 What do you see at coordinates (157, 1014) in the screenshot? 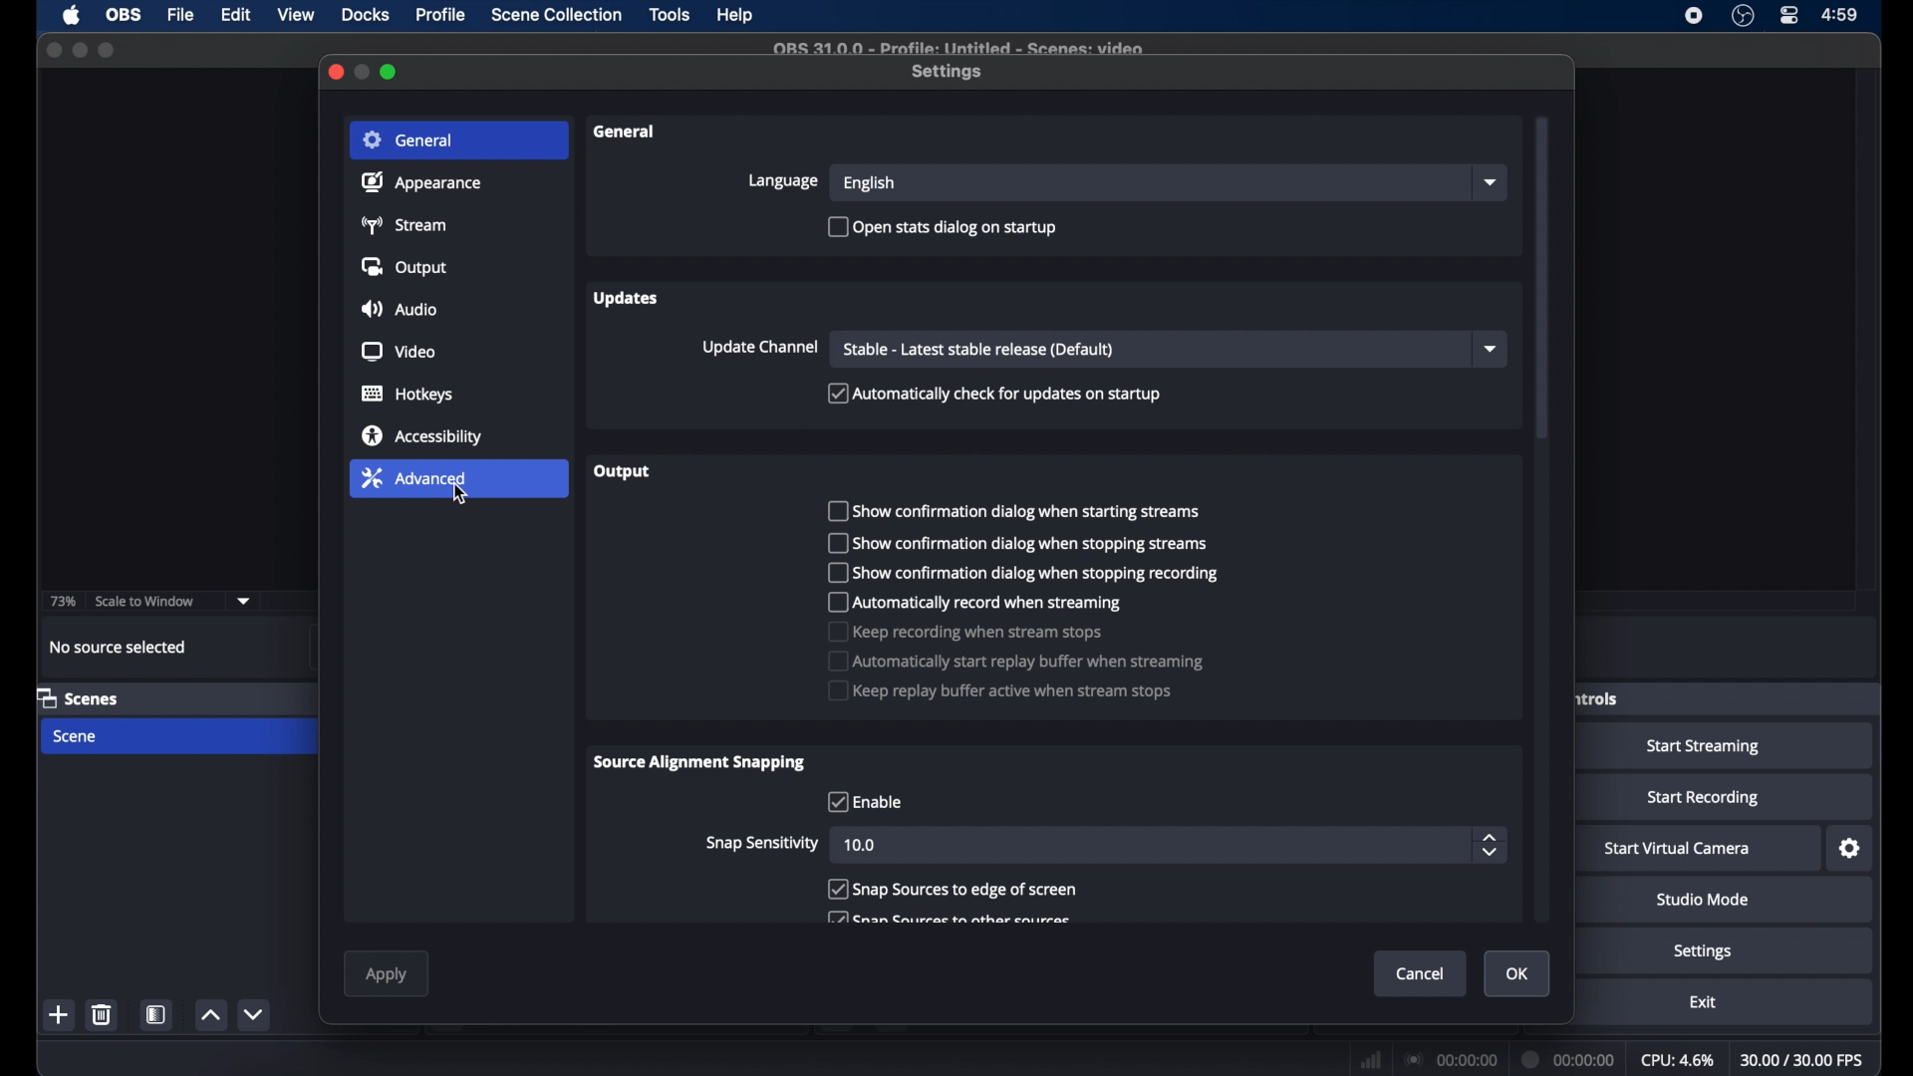
I see `scene filters` at bounding box center [157, 1014].